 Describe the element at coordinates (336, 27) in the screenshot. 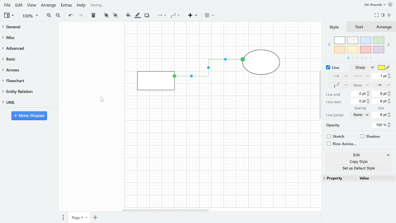

I see `Style` at that location.